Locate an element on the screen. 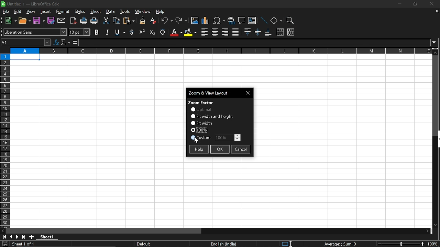 The height and width of the screenshot is (247, 440). open is located at coordinates (25, 22).